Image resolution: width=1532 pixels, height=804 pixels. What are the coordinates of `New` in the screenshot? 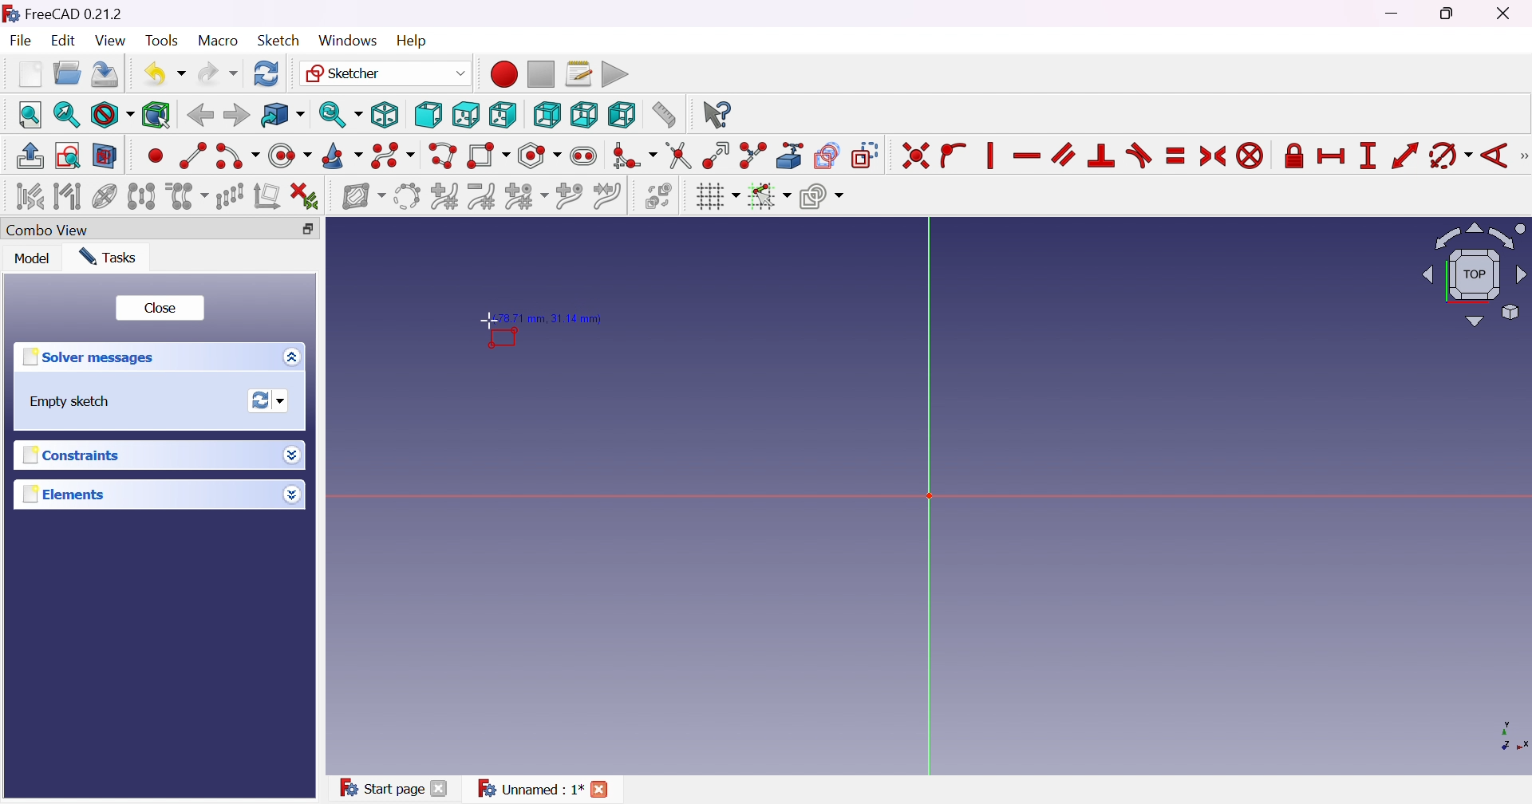 It's located at (30, 73).